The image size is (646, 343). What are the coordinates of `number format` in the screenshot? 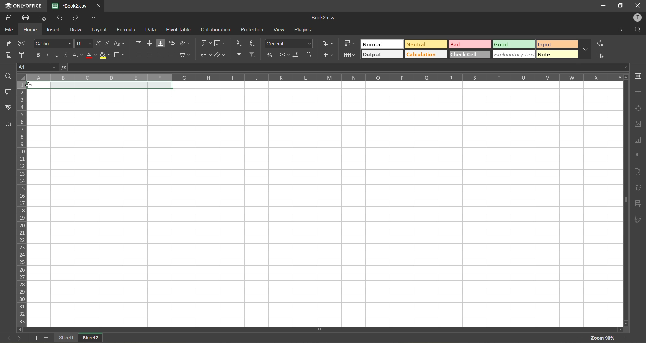 It's located at (290, 43).